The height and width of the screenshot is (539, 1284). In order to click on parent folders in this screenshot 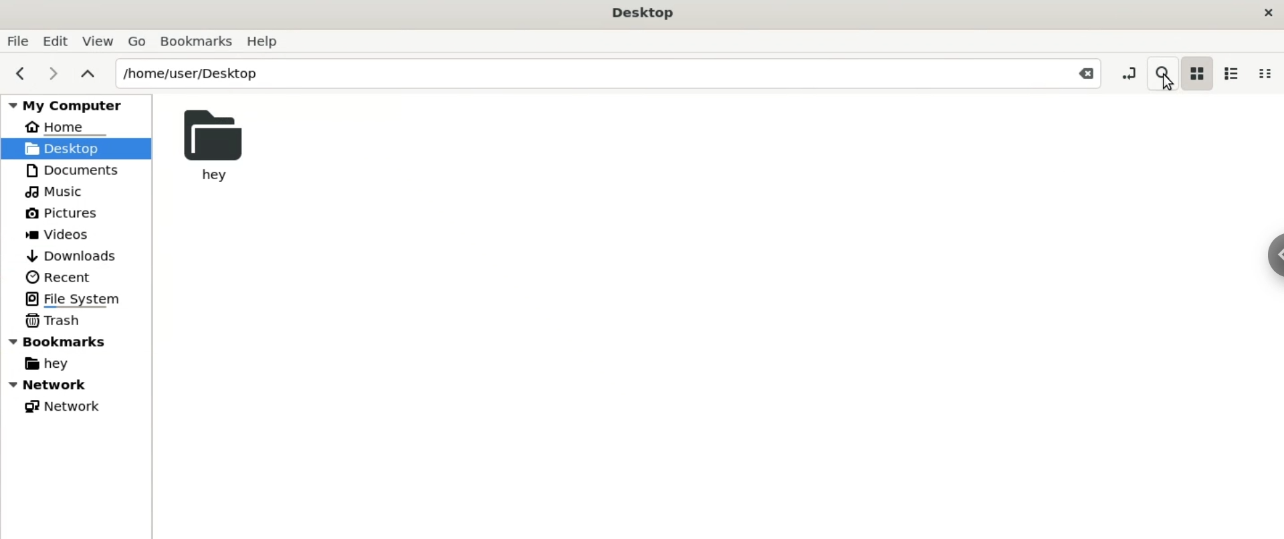, I will do `click(87, 72)`.